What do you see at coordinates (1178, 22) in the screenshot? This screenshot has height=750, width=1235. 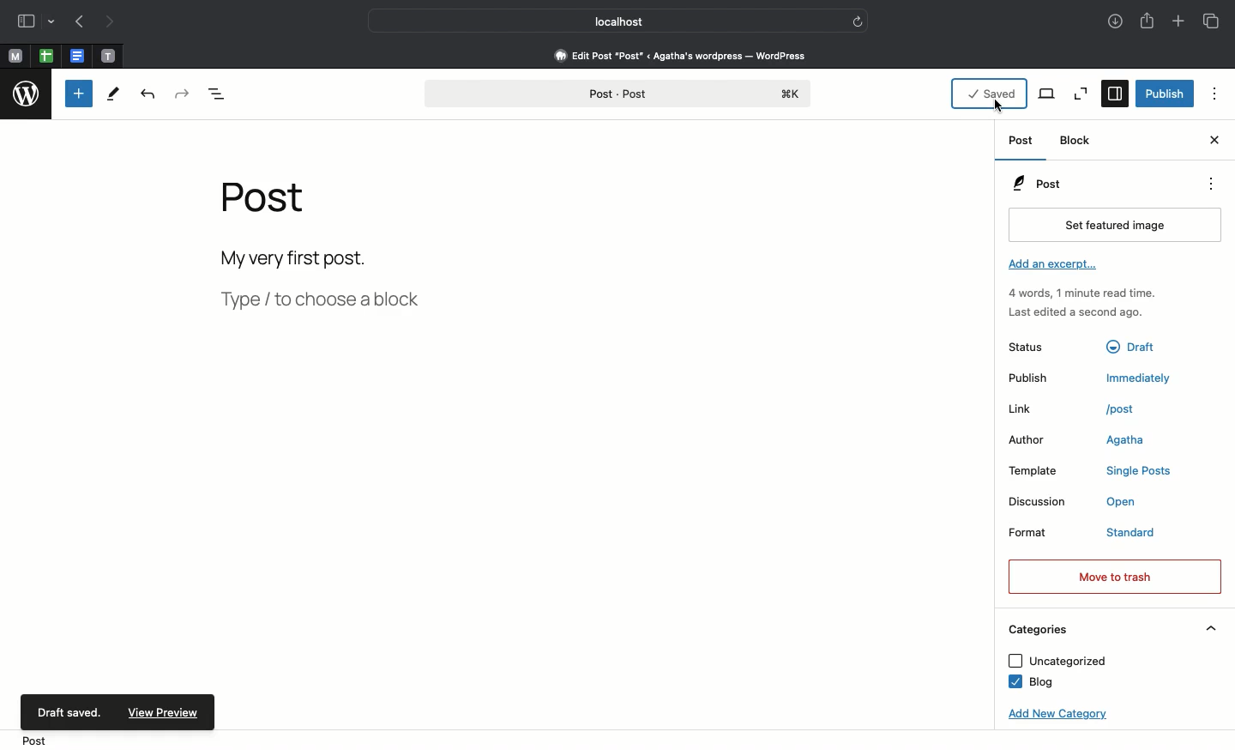 I see `Add new tab` at bounding box center [1178, 22].